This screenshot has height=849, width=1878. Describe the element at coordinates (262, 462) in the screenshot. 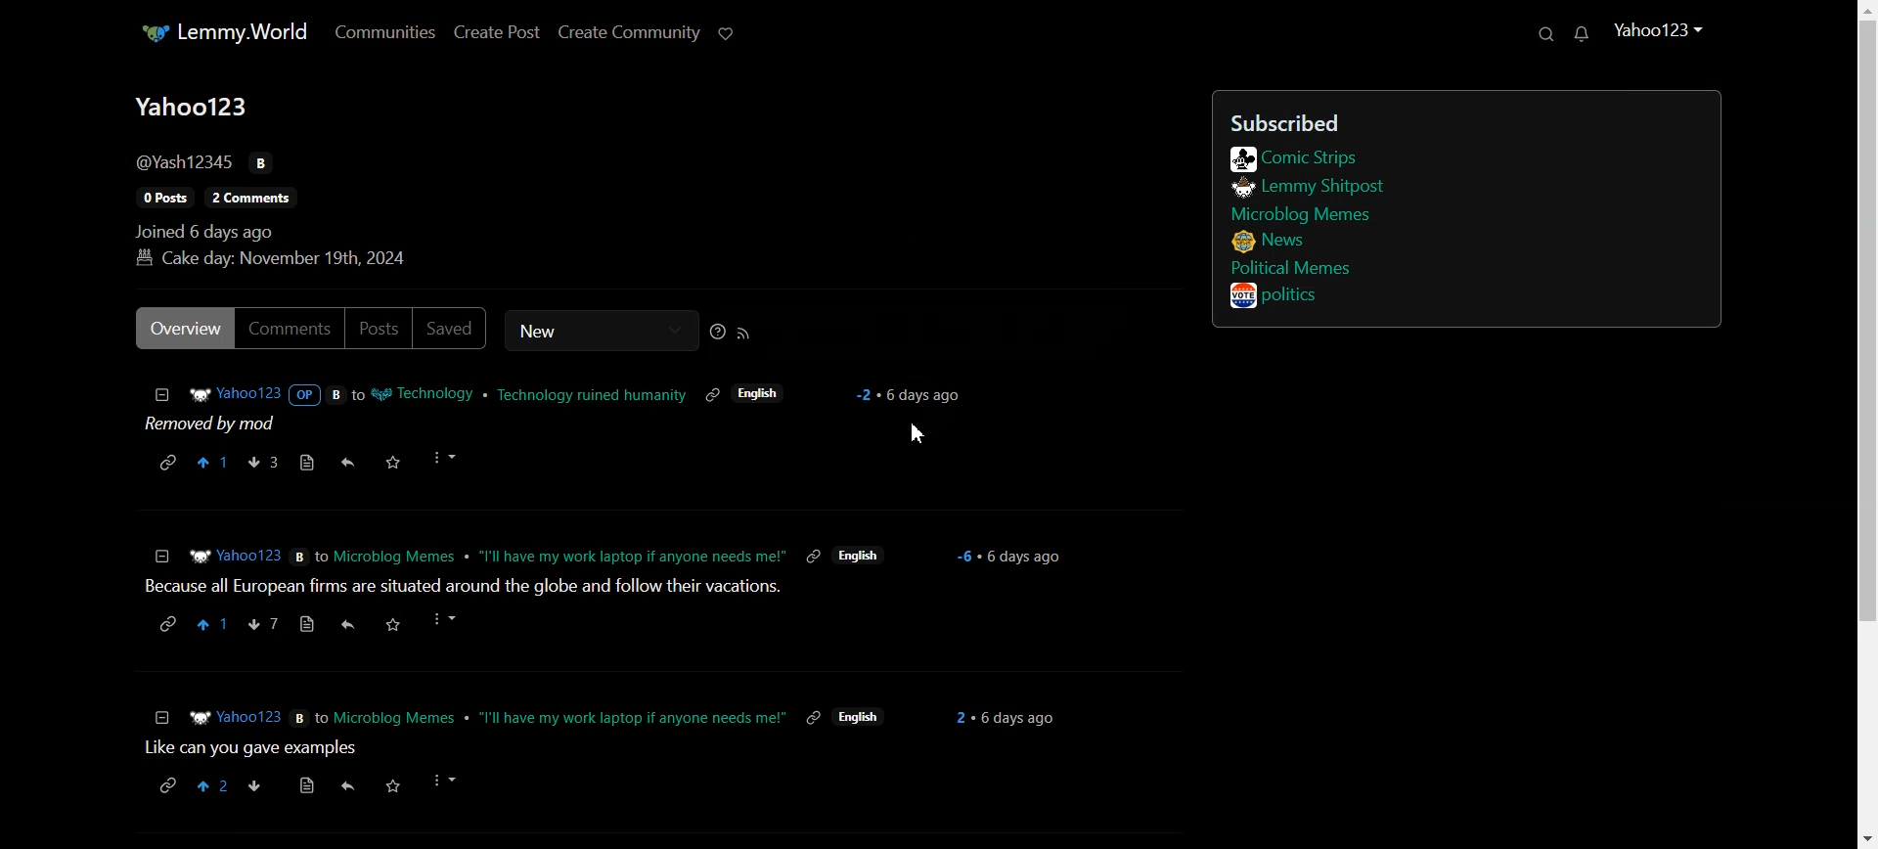

I see `Downvote` at that location.